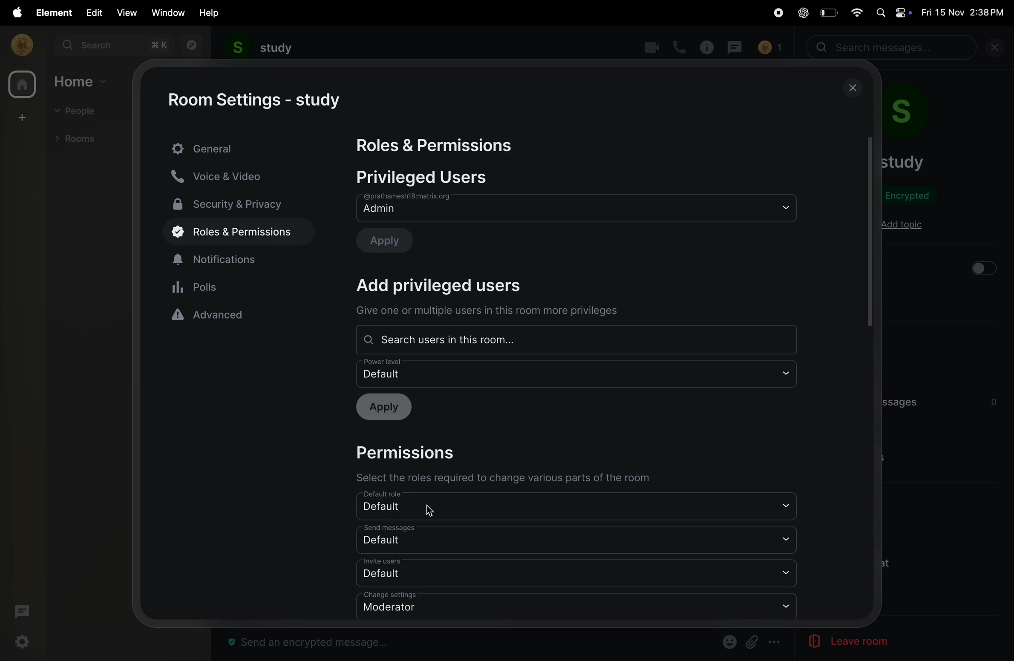 This screenshot has width=1014, height=661. I want to click on security and privacy , so click(234, 203).